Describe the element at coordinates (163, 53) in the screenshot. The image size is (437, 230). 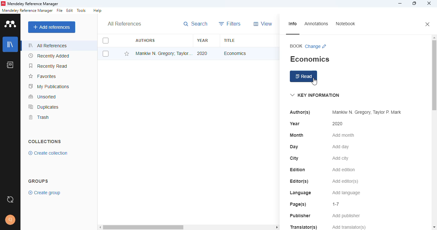
I see `Mankiw N. Gregory; Taylor P. Mark` at that location.